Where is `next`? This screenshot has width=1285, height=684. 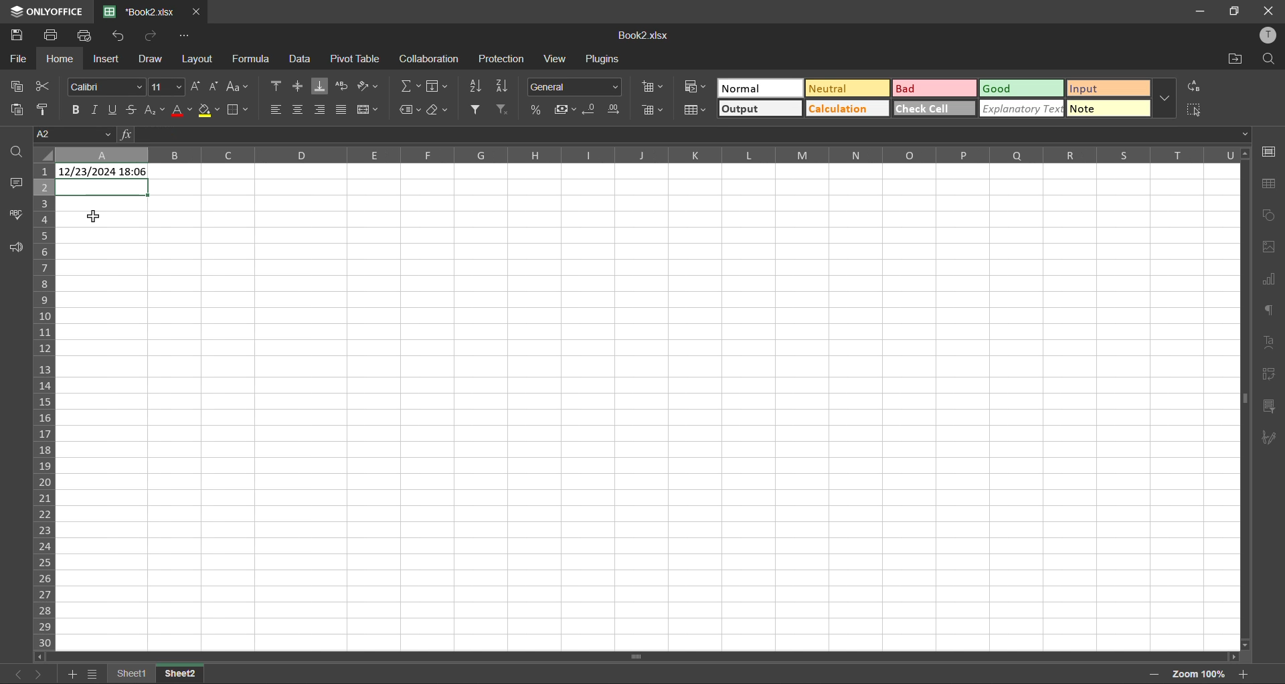 next is located at coordinates (42, 673).